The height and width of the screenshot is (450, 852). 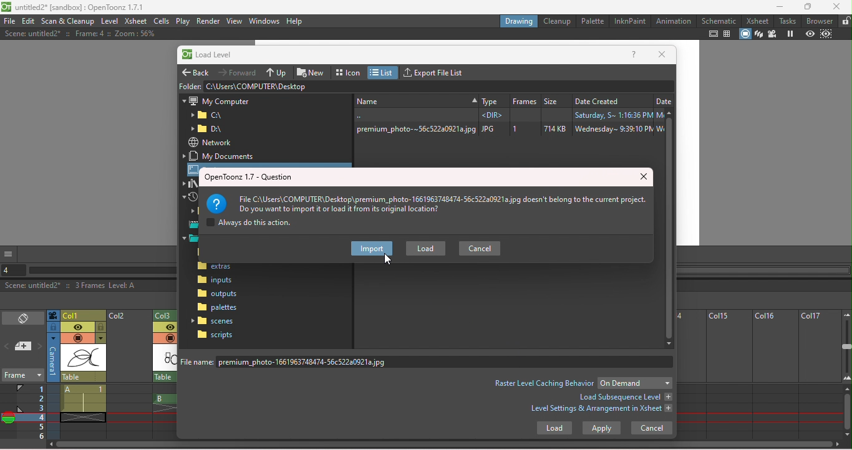 I want to click on My work documents, so click(x=222, y=156).